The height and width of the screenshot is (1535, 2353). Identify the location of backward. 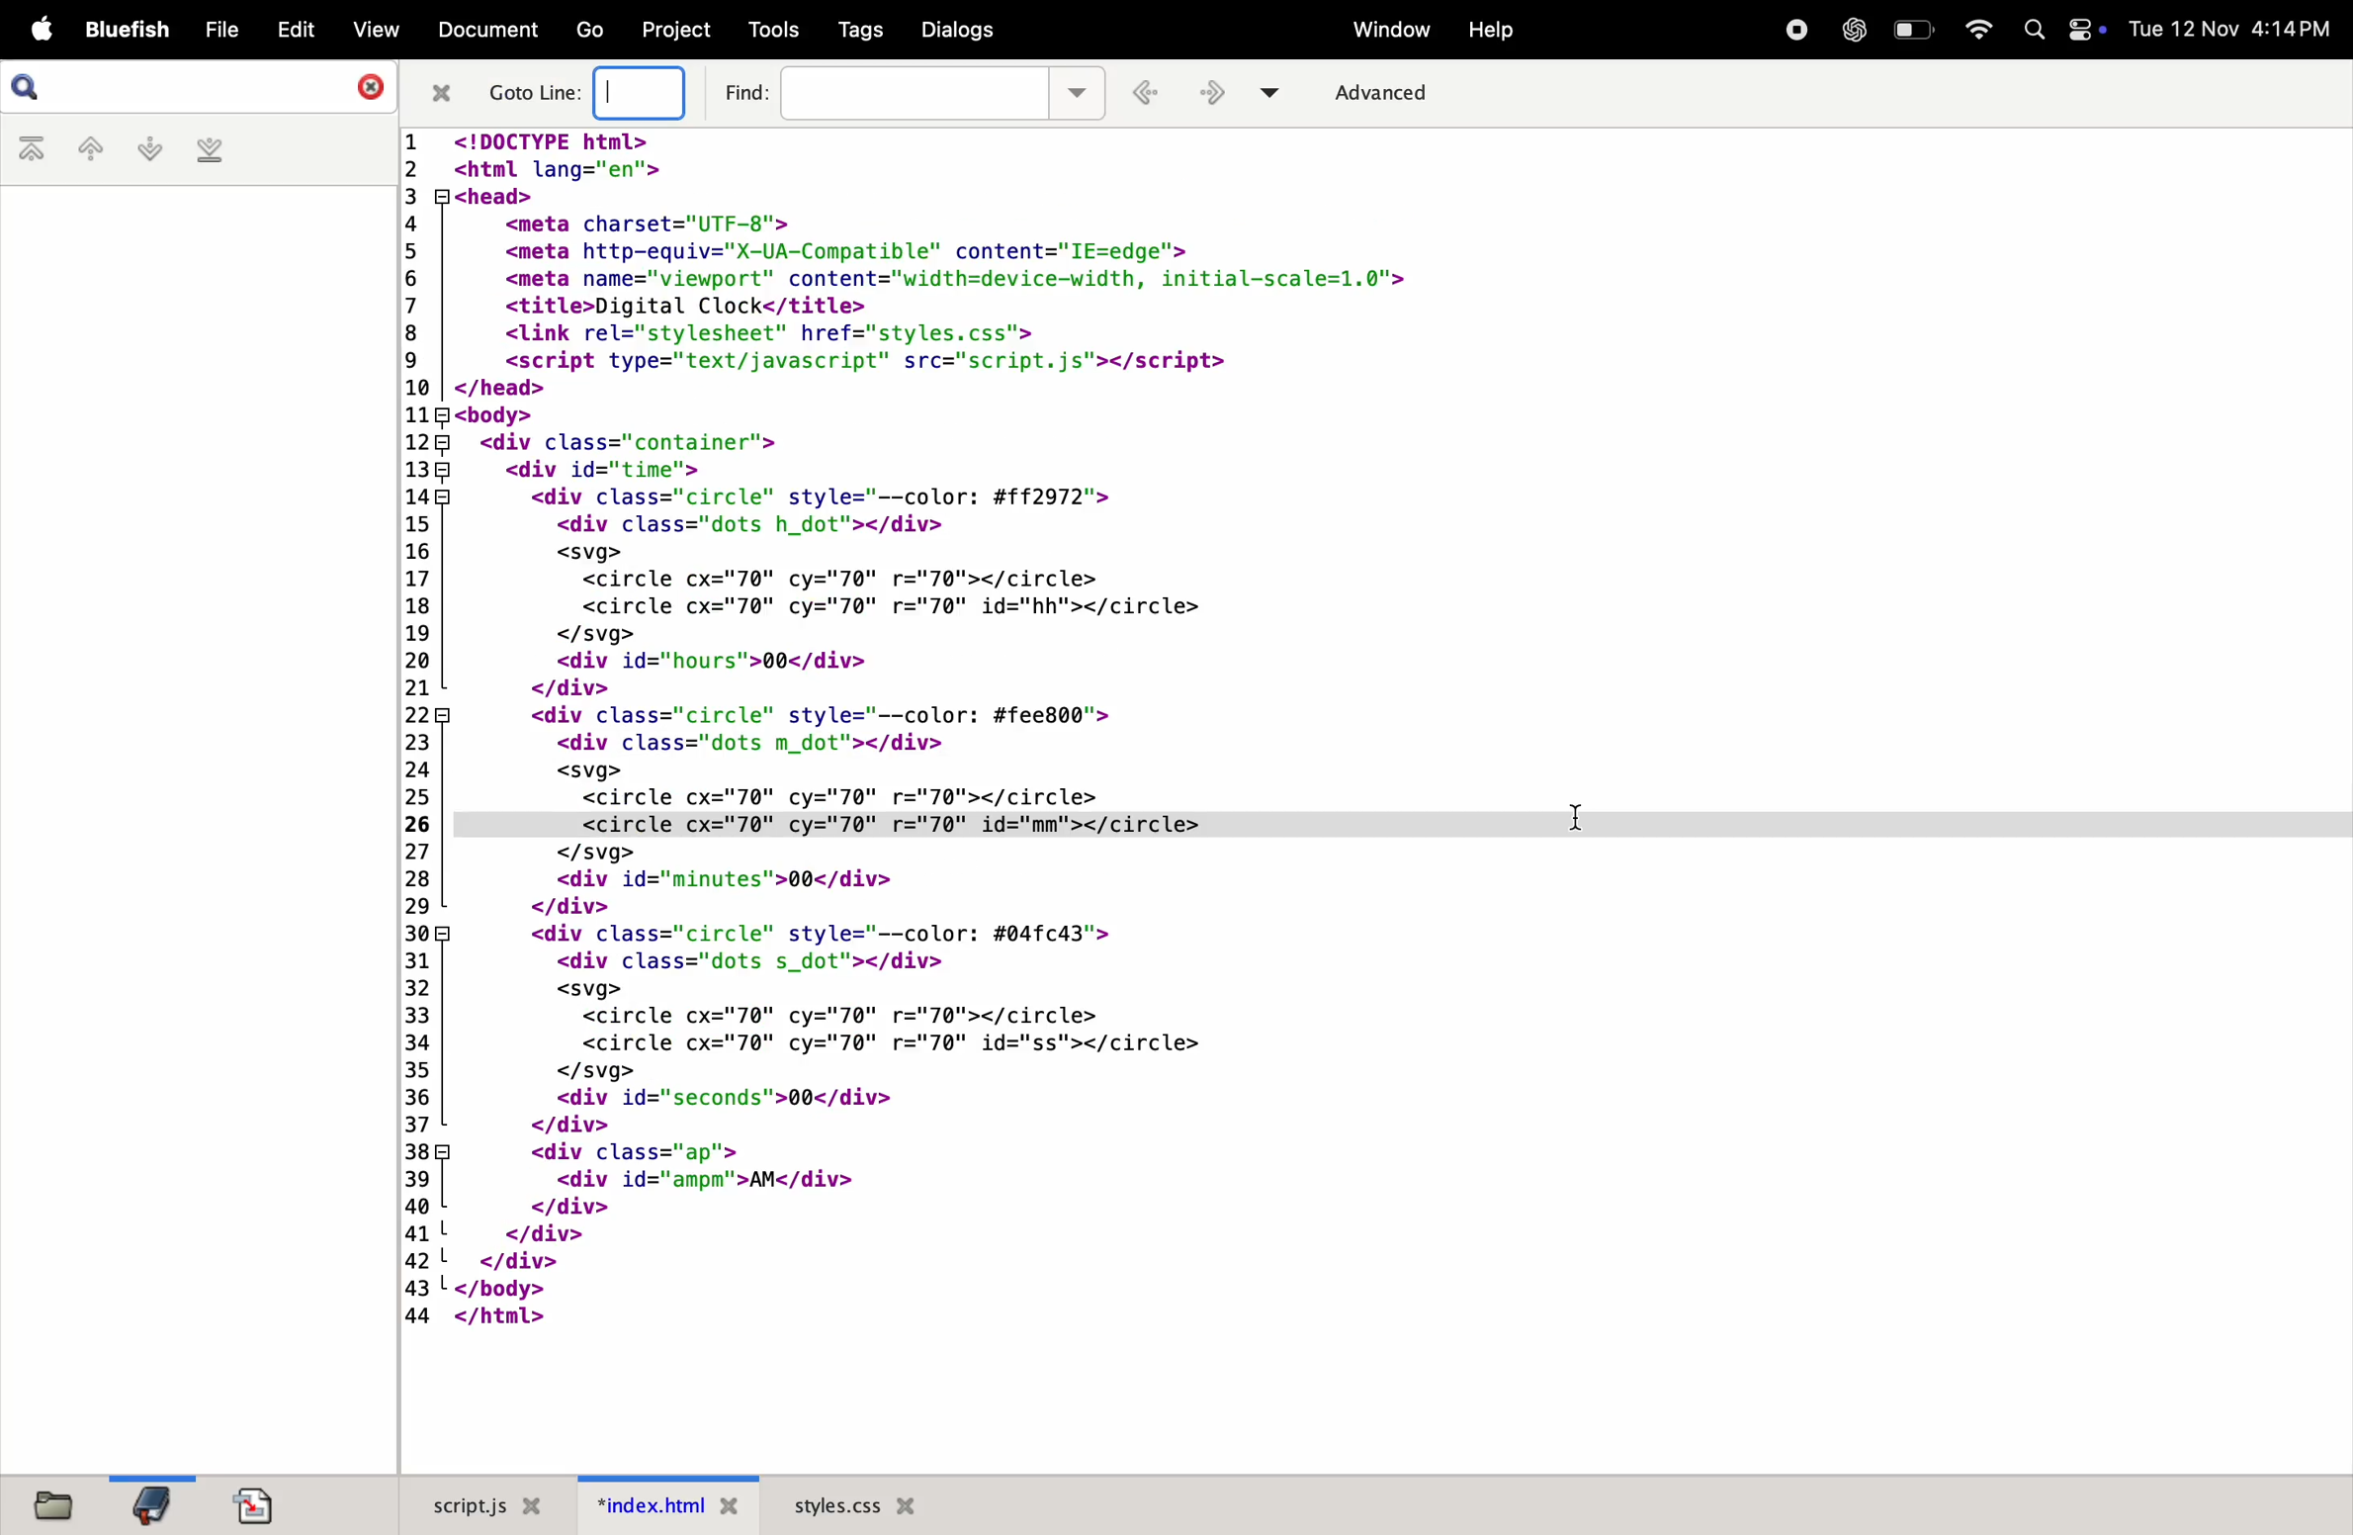
(1151, 94).